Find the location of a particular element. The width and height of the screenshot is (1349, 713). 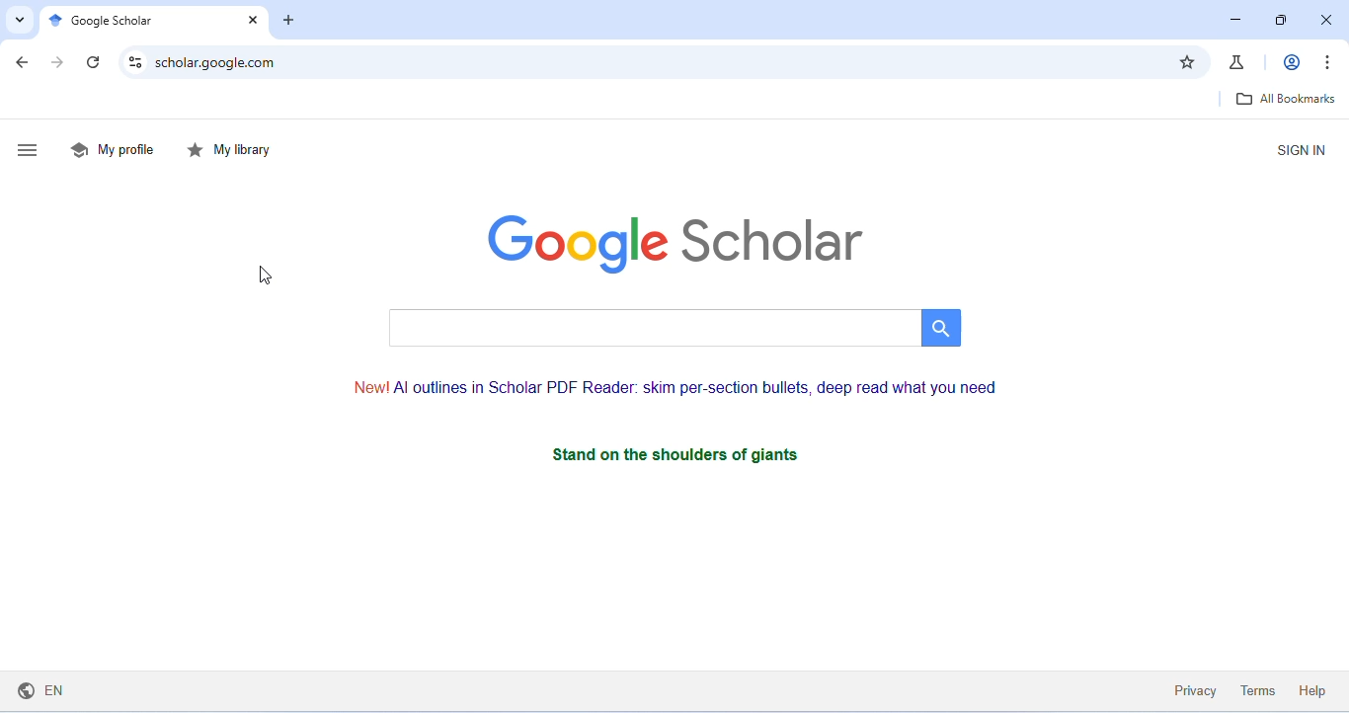

close is located at coordinates (1325, 21).